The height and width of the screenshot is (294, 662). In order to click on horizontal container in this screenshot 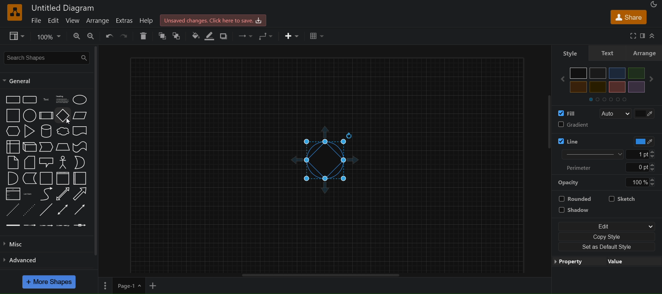, I will do `click(80, 178)`.